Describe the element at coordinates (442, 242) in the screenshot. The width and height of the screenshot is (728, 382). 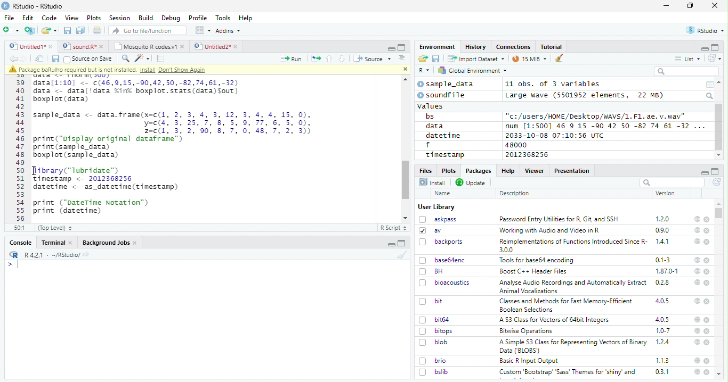
I see `backports` at that location.